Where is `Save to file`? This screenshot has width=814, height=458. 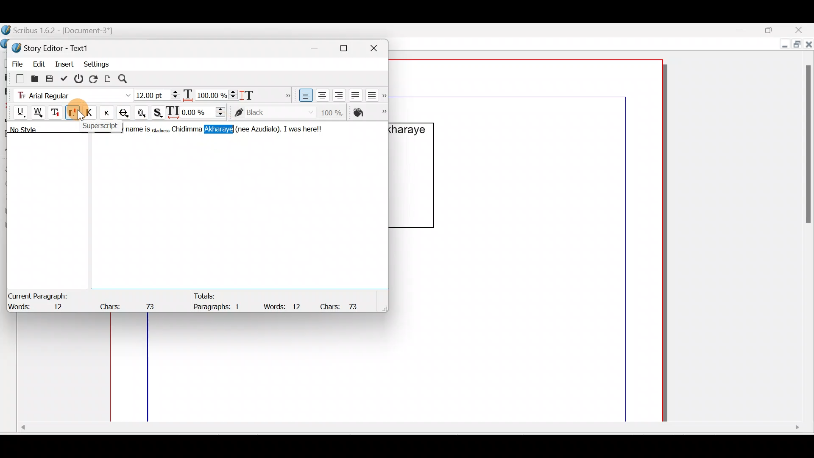 Save to file is located at coordinates (50, 78).